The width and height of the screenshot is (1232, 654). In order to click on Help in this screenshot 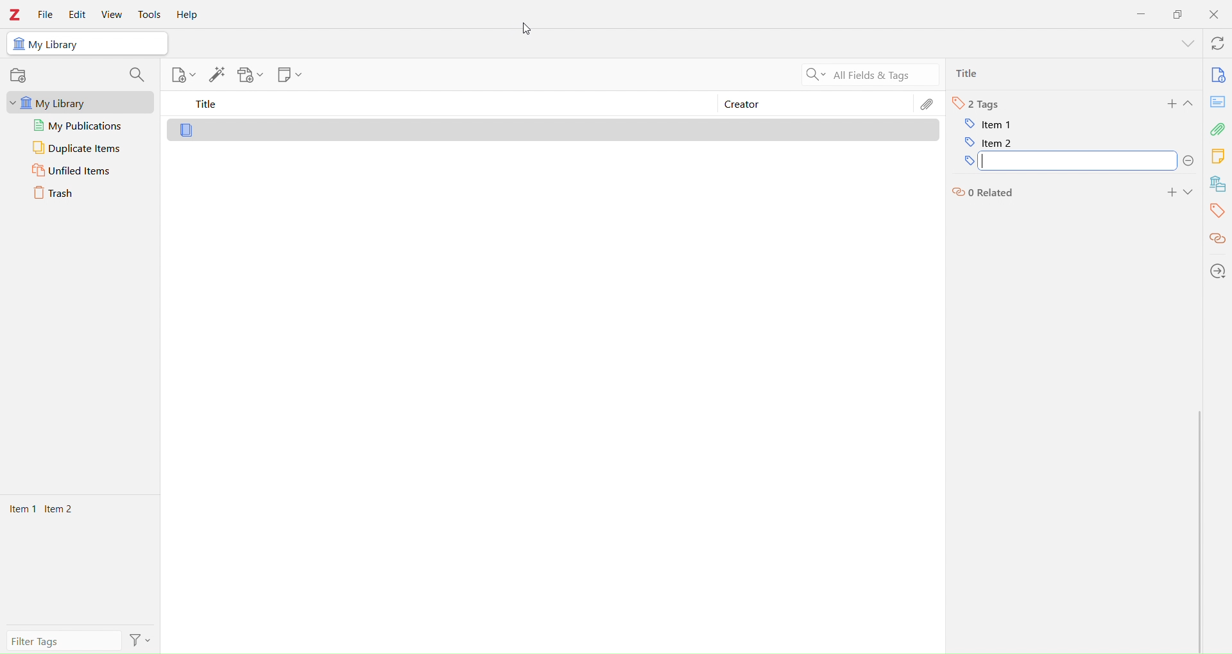, I will do `click(187, 15)`.